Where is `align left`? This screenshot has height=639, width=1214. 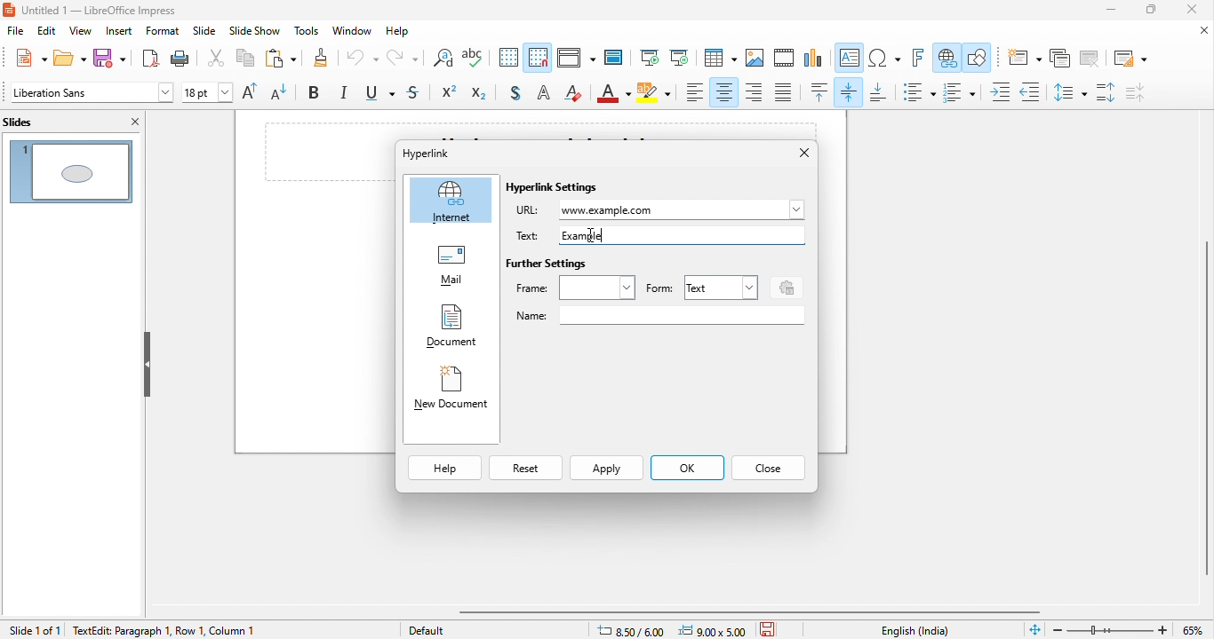 align left is located at coordinates (695, 92).